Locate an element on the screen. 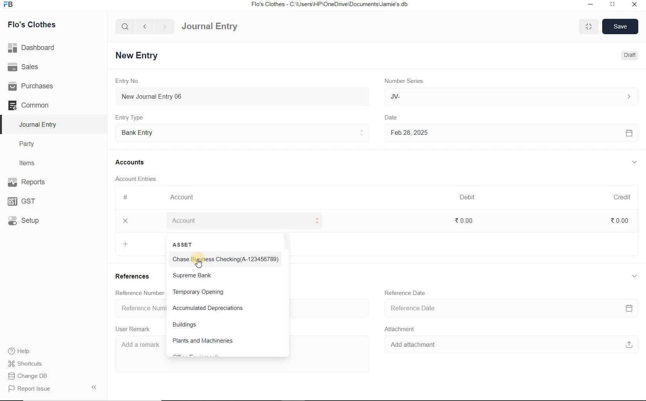 The width and height of the screenshot is (646, 401). Journal Entry is located at coordinates (223, 25).